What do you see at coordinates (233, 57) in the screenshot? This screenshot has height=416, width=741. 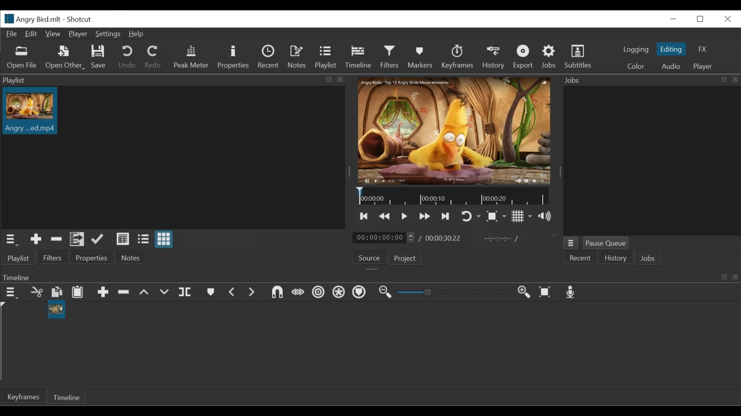 I see `Properties` at bounding box center [233, 57].